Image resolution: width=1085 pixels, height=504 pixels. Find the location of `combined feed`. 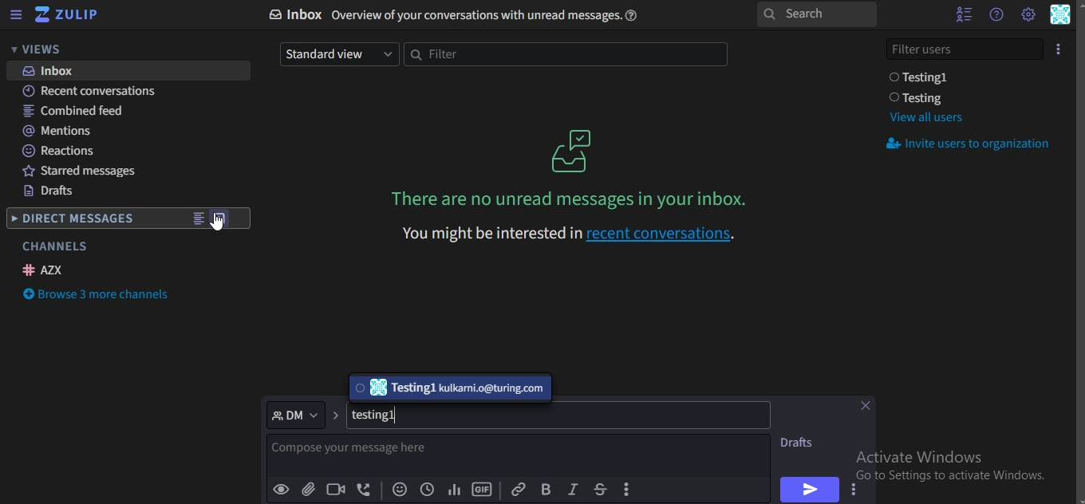

combined feed is located at coordinates (76, 112).